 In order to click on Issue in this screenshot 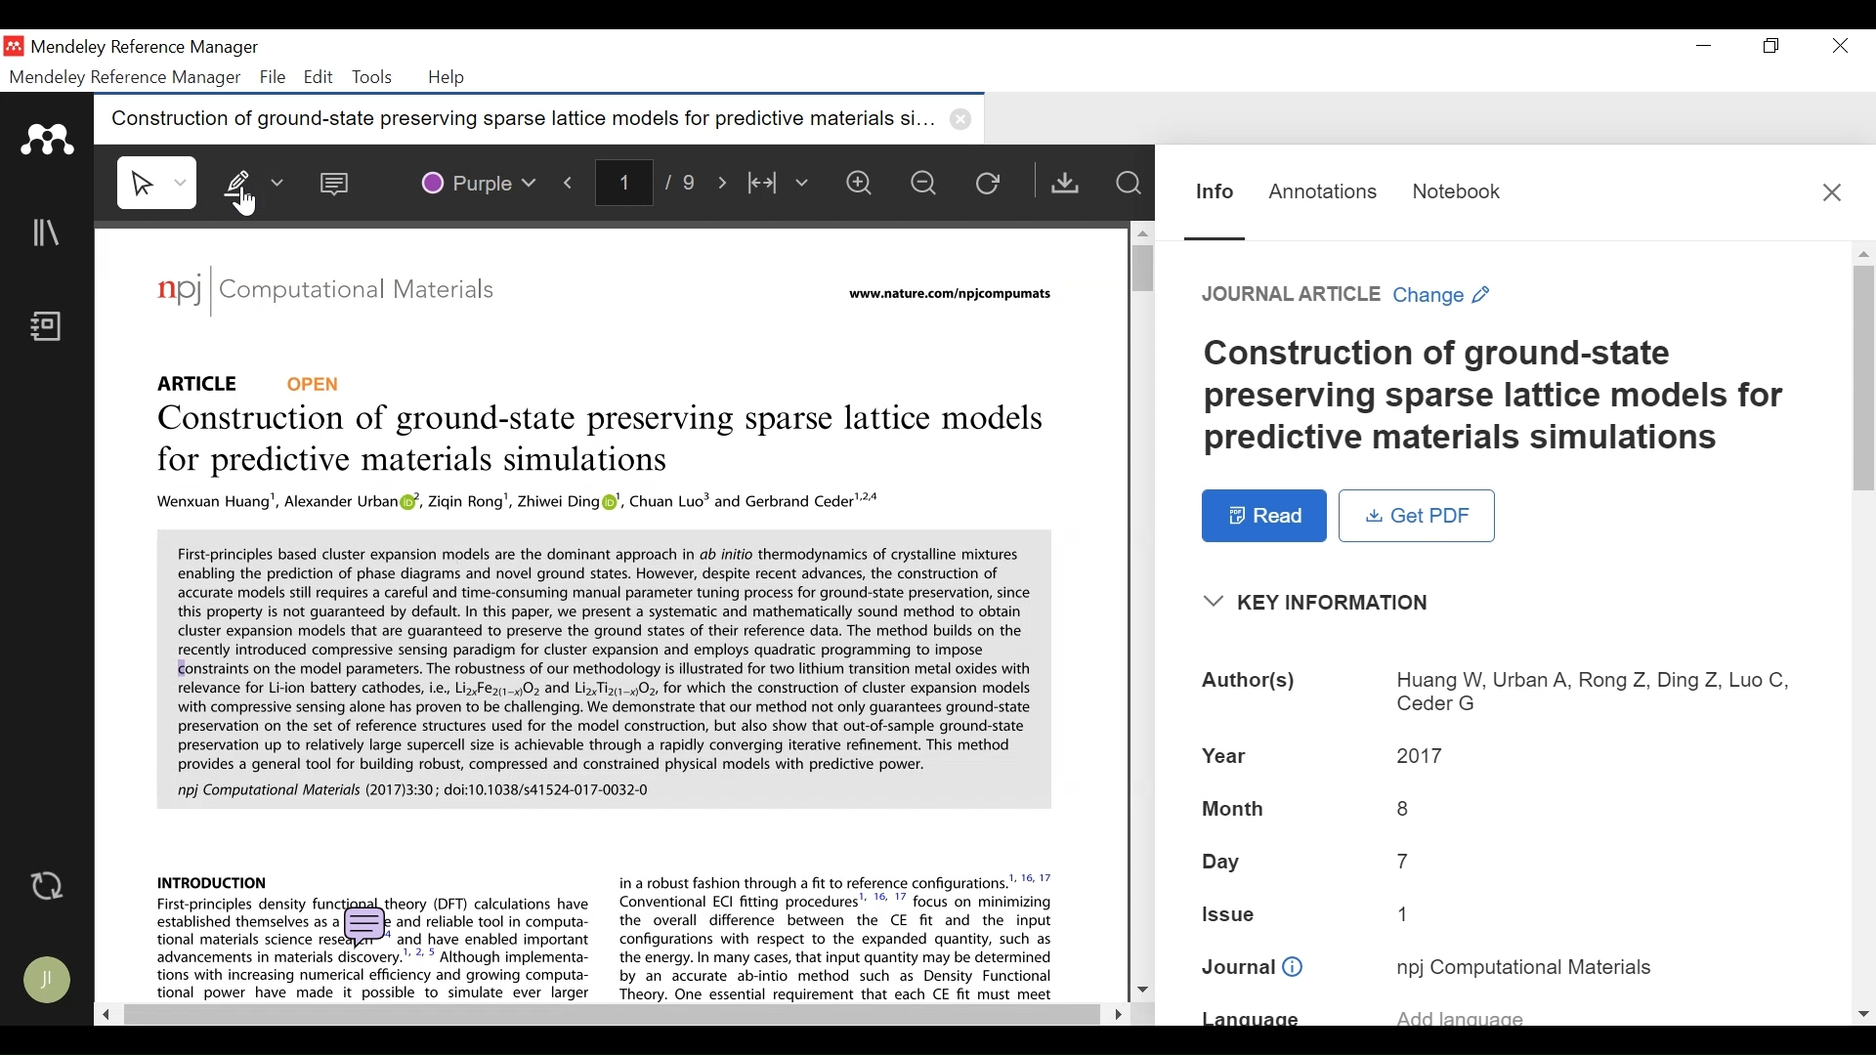, I will do `click(1231, 911)`.